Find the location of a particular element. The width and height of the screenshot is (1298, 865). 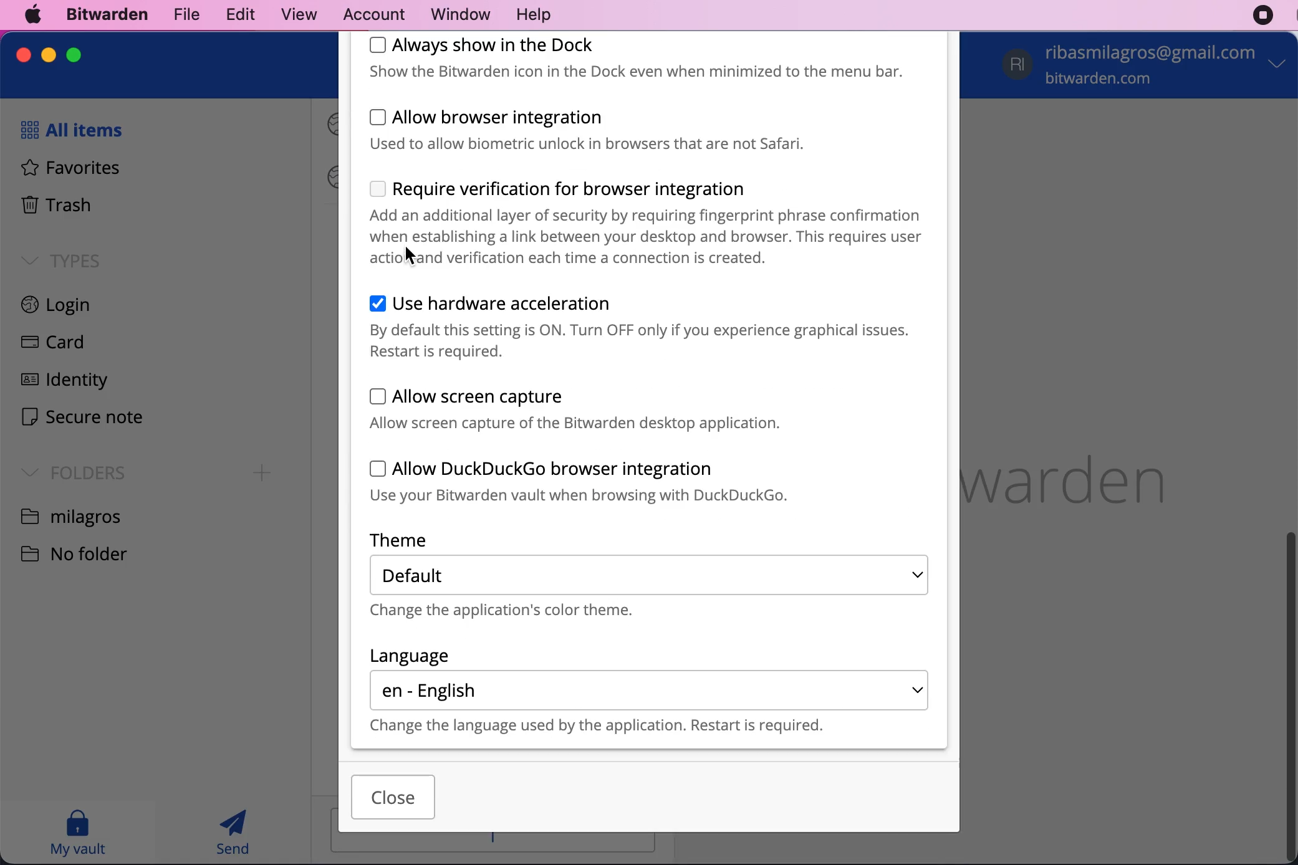

card is located at coordinates (49, 344).